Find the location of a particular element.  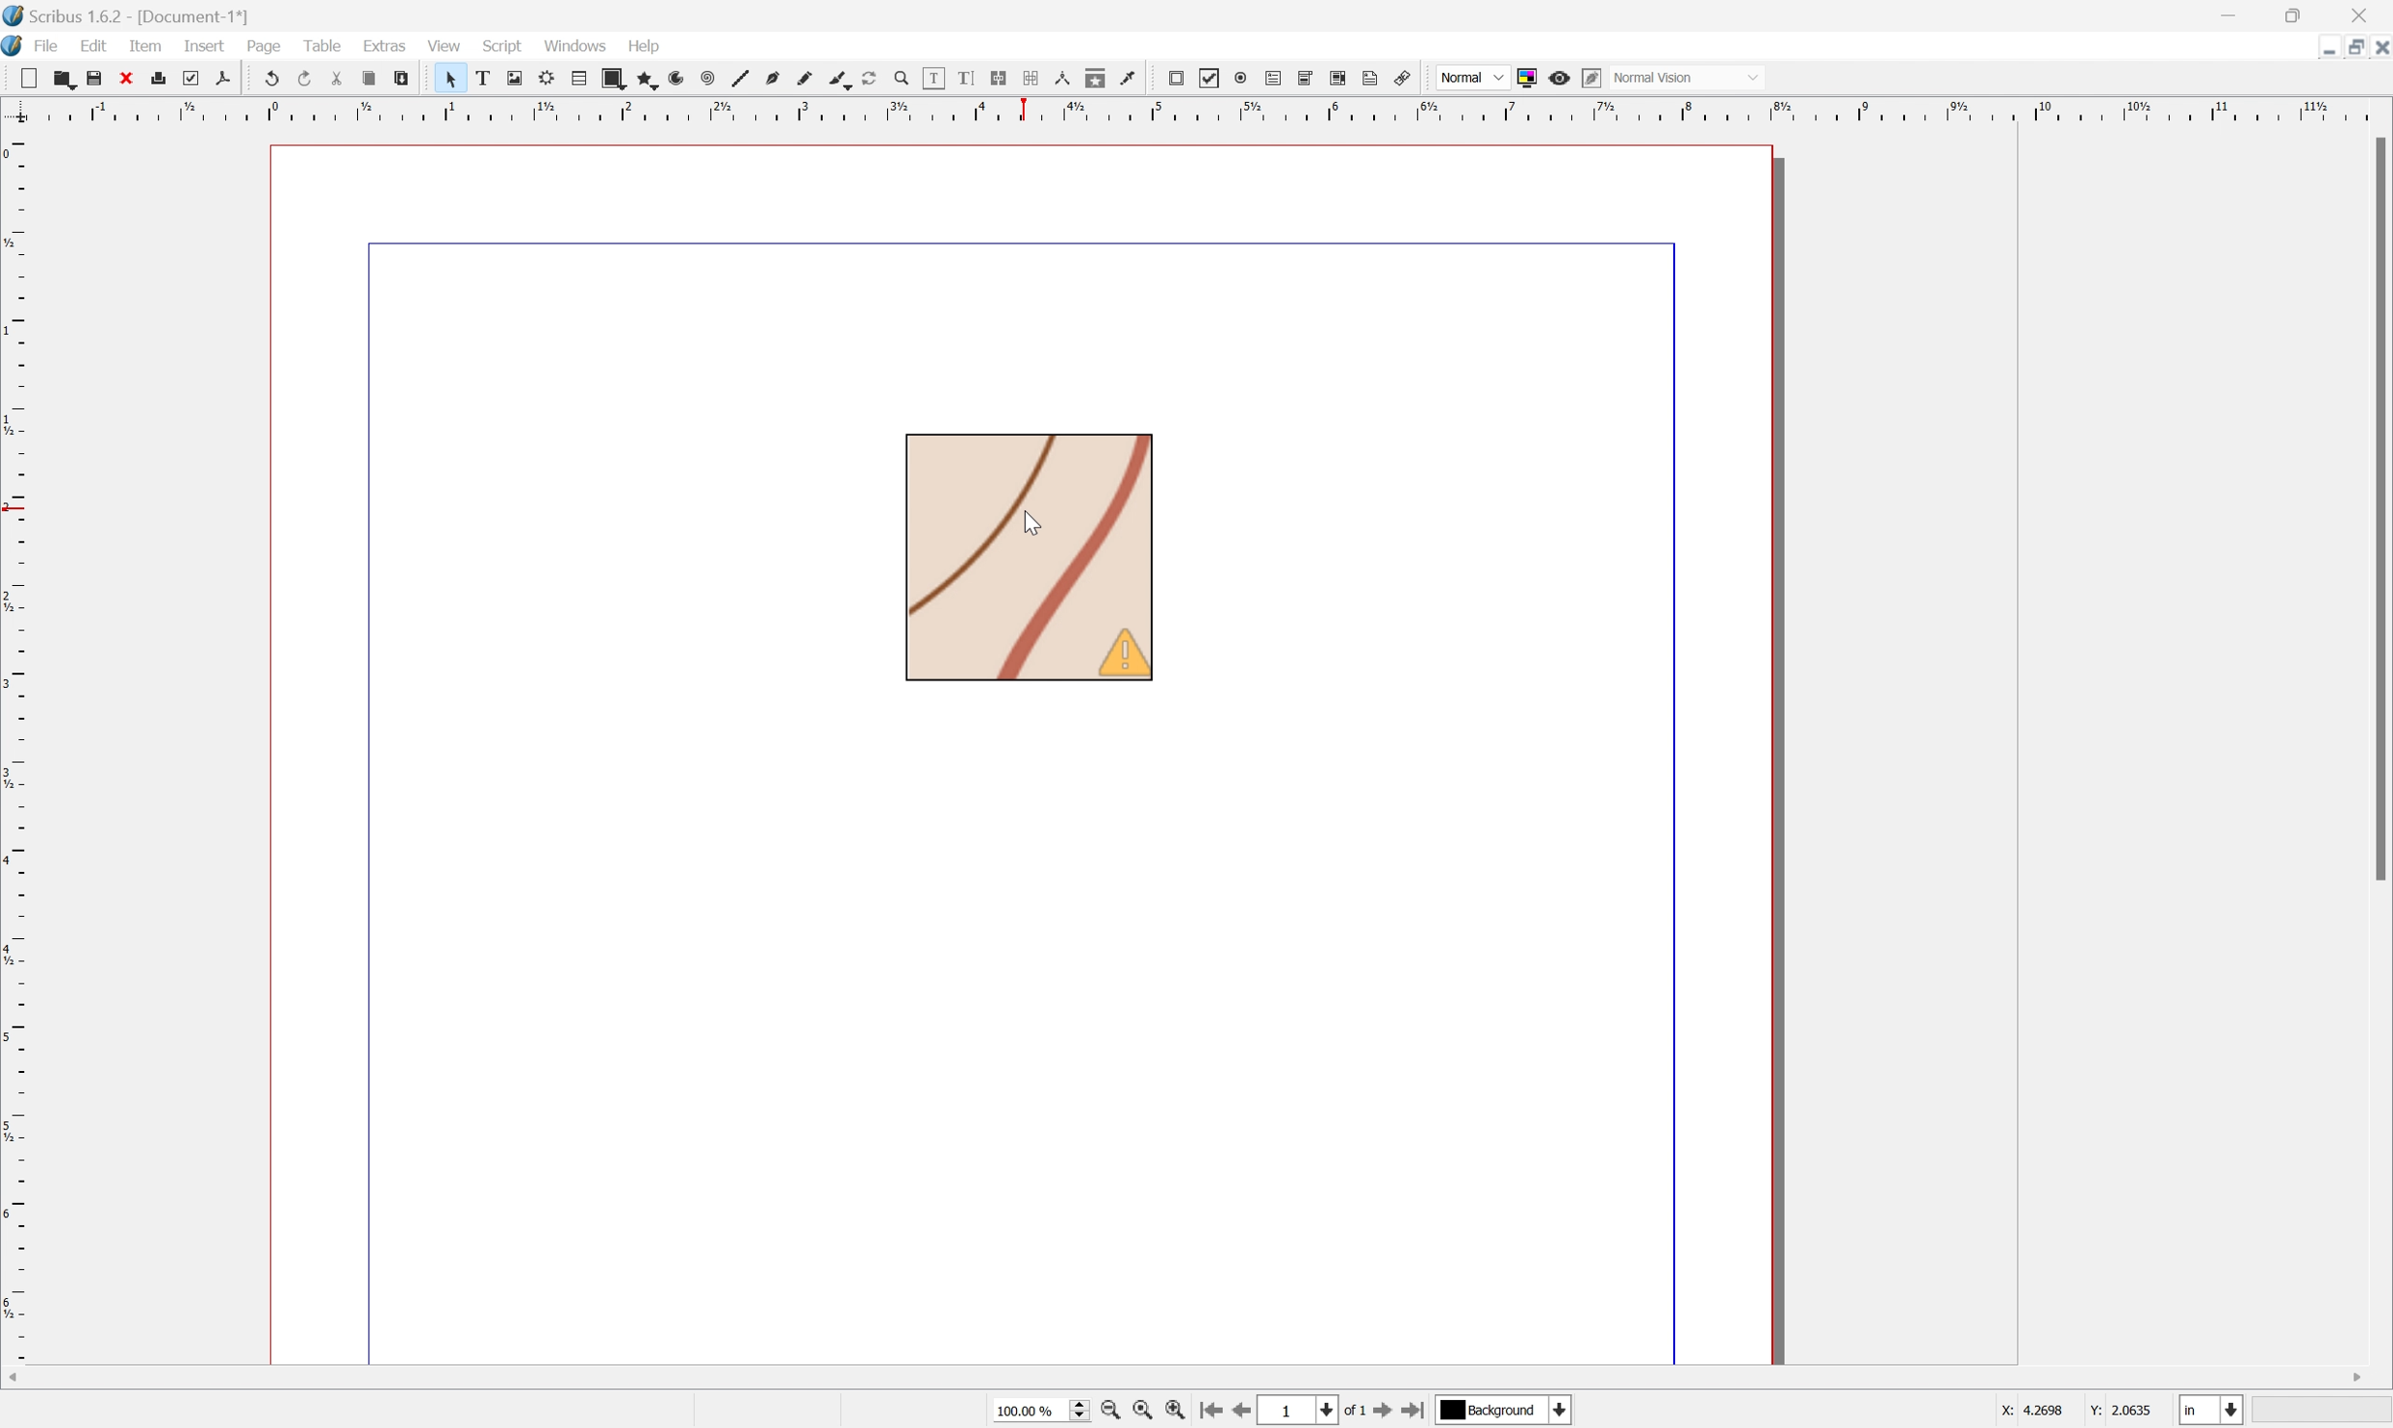

Go to the first page is located at coordinates (1214, 1413).